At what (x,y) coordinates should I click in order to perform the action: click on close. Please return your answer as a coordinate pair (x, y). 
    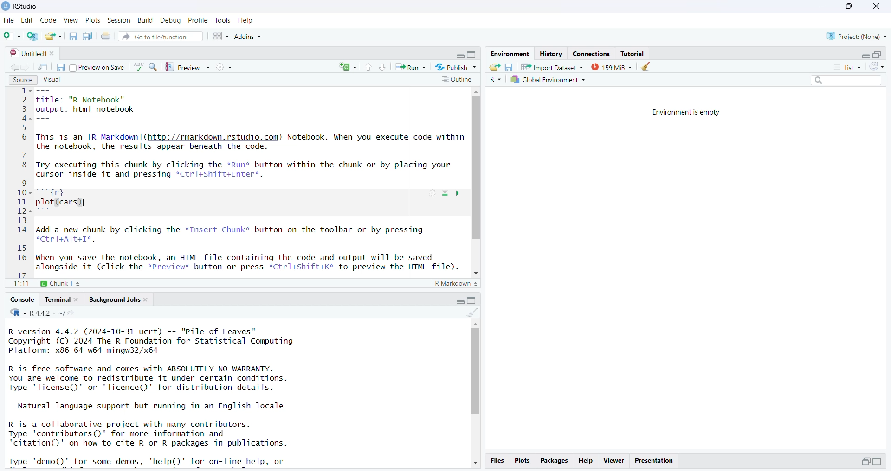
    Looking at the image, I should click on (875, 6).